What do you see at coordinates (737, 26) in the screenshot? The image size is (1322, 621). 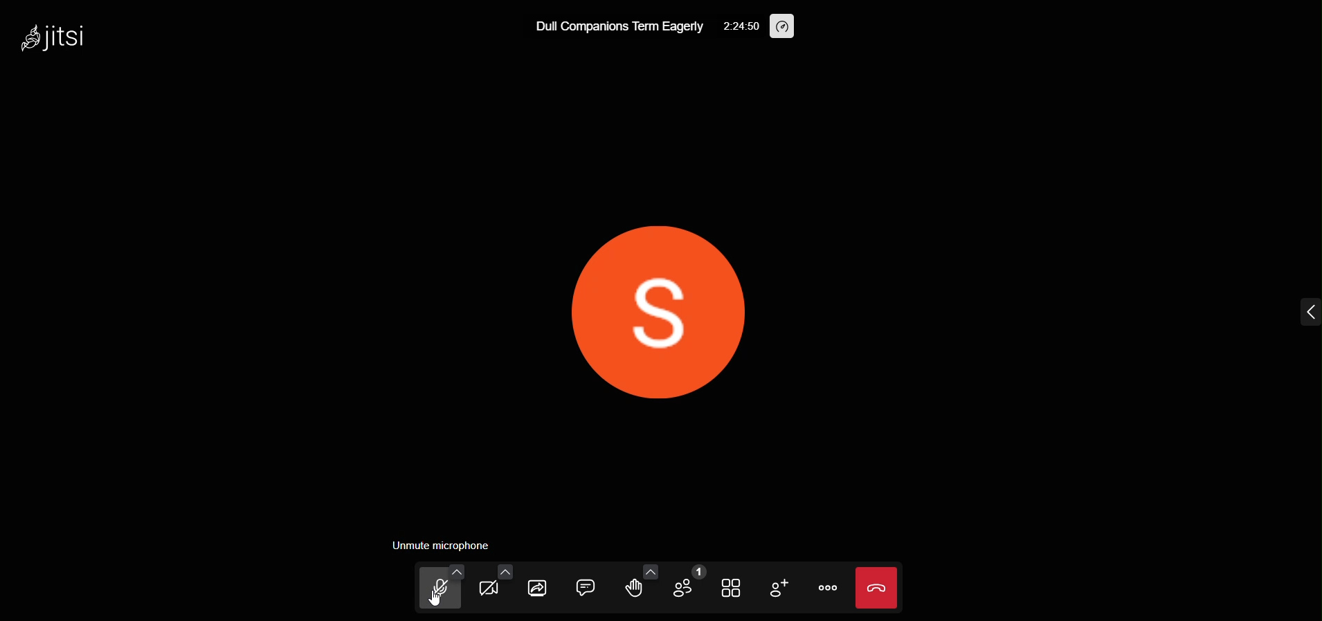 I see `setting` at bounding box center [737, 26].